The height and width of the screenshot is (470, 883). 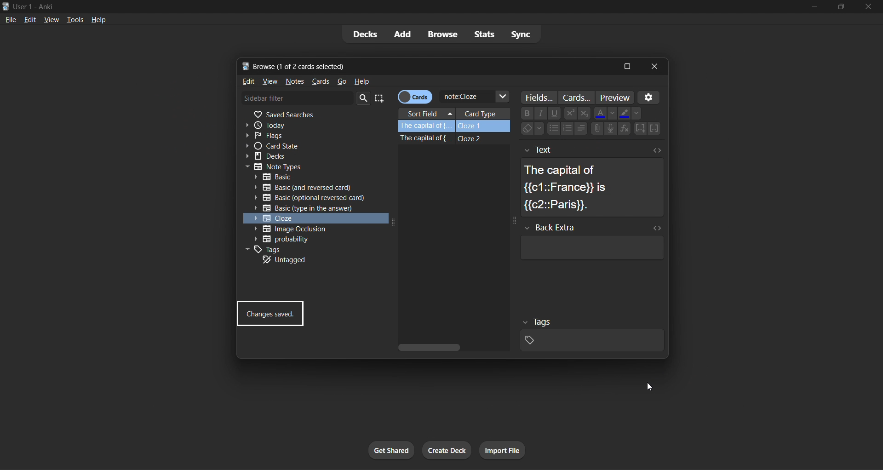 I want to click on title bar, so click(x=402, y=6).